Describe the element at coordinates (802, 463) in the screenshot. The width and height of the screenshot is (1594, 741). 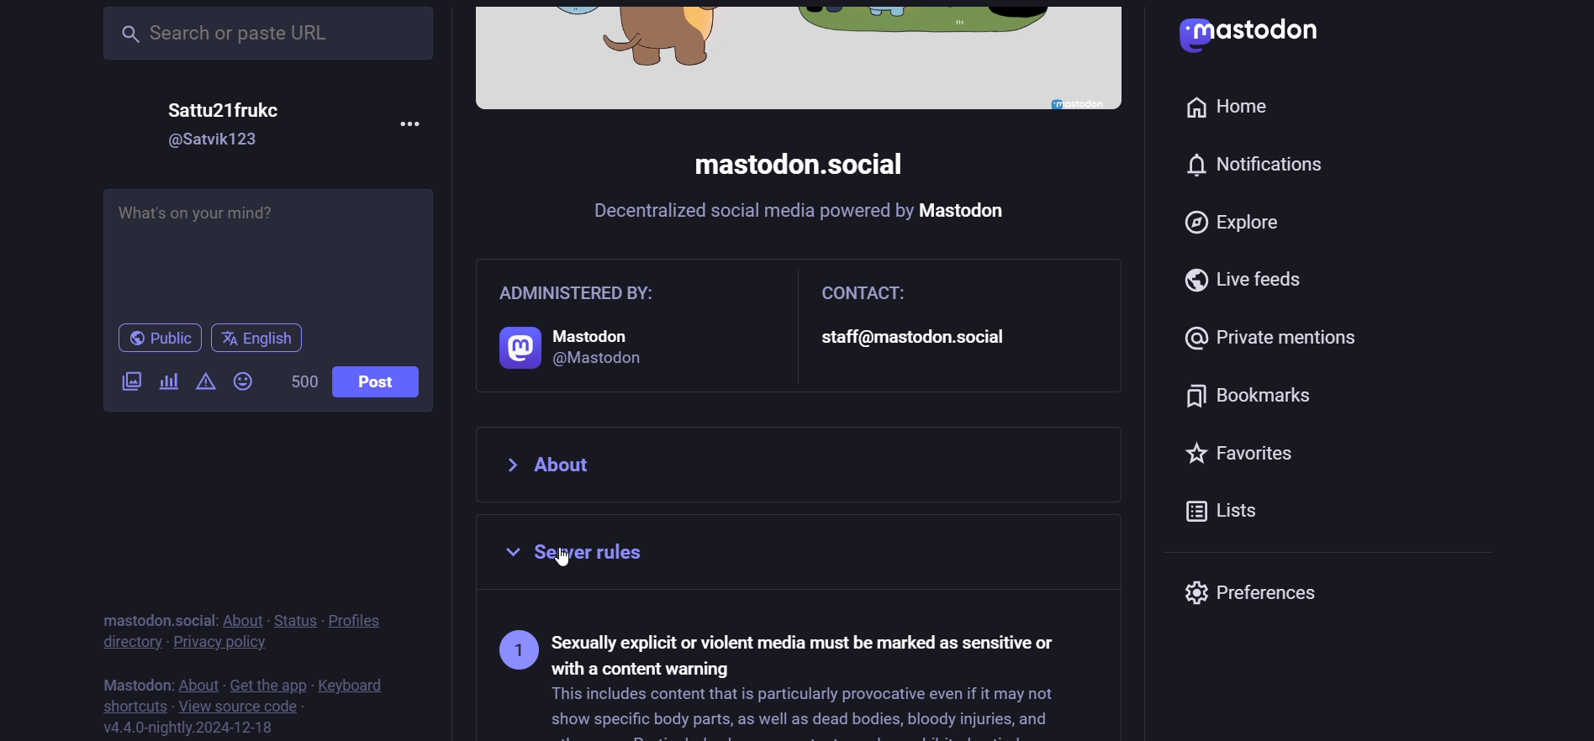
I see `about option` at that location.